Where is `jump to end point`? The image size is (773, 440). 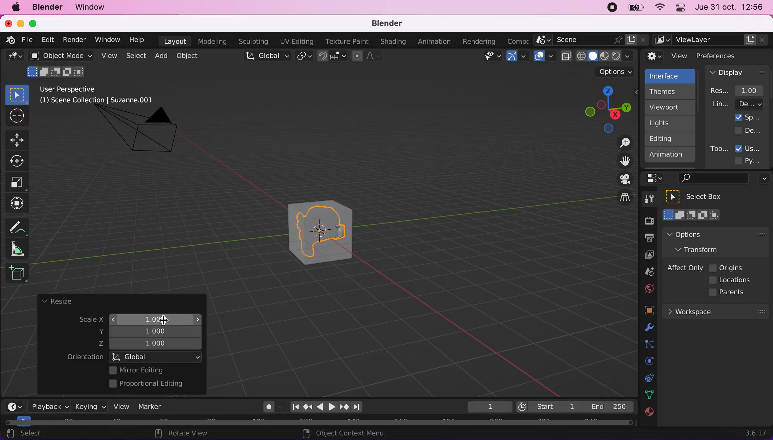 jump to end point is located at coordinates (294, 407).